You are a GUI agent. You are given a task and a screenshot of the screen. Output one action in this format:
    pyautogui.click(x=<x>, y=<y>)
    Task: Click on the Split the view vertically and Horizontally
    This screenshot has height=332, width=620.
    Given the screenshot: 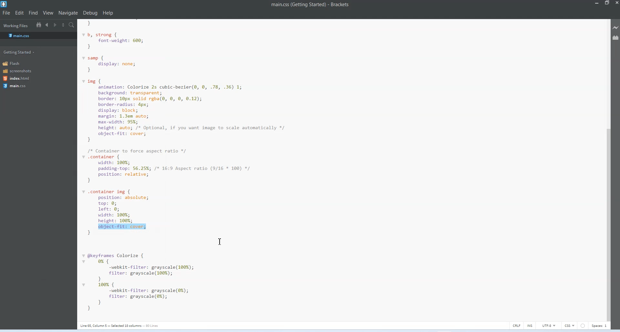 What is the action you would take?
    pyautogui.click(x=63, y=25)
    